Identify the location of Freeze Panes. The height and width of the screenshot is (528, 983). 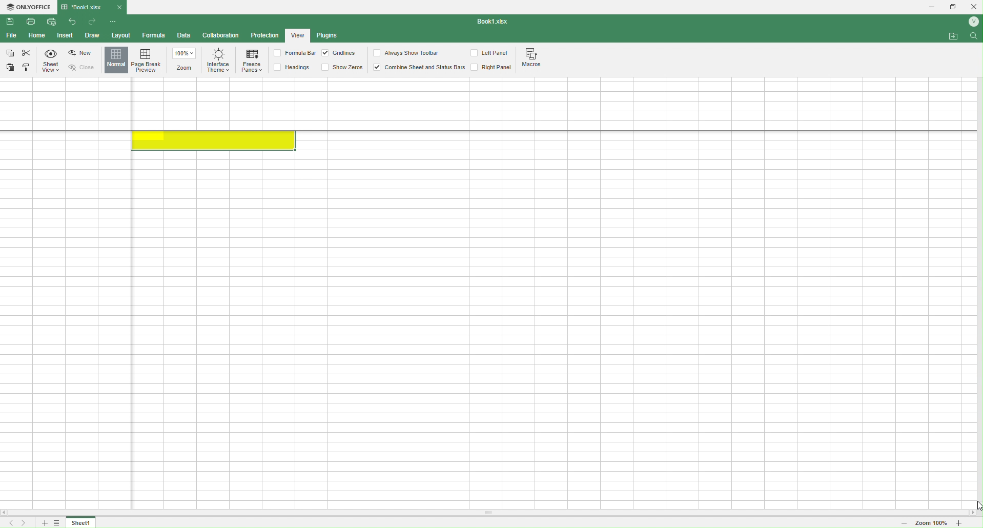
(252, 61).